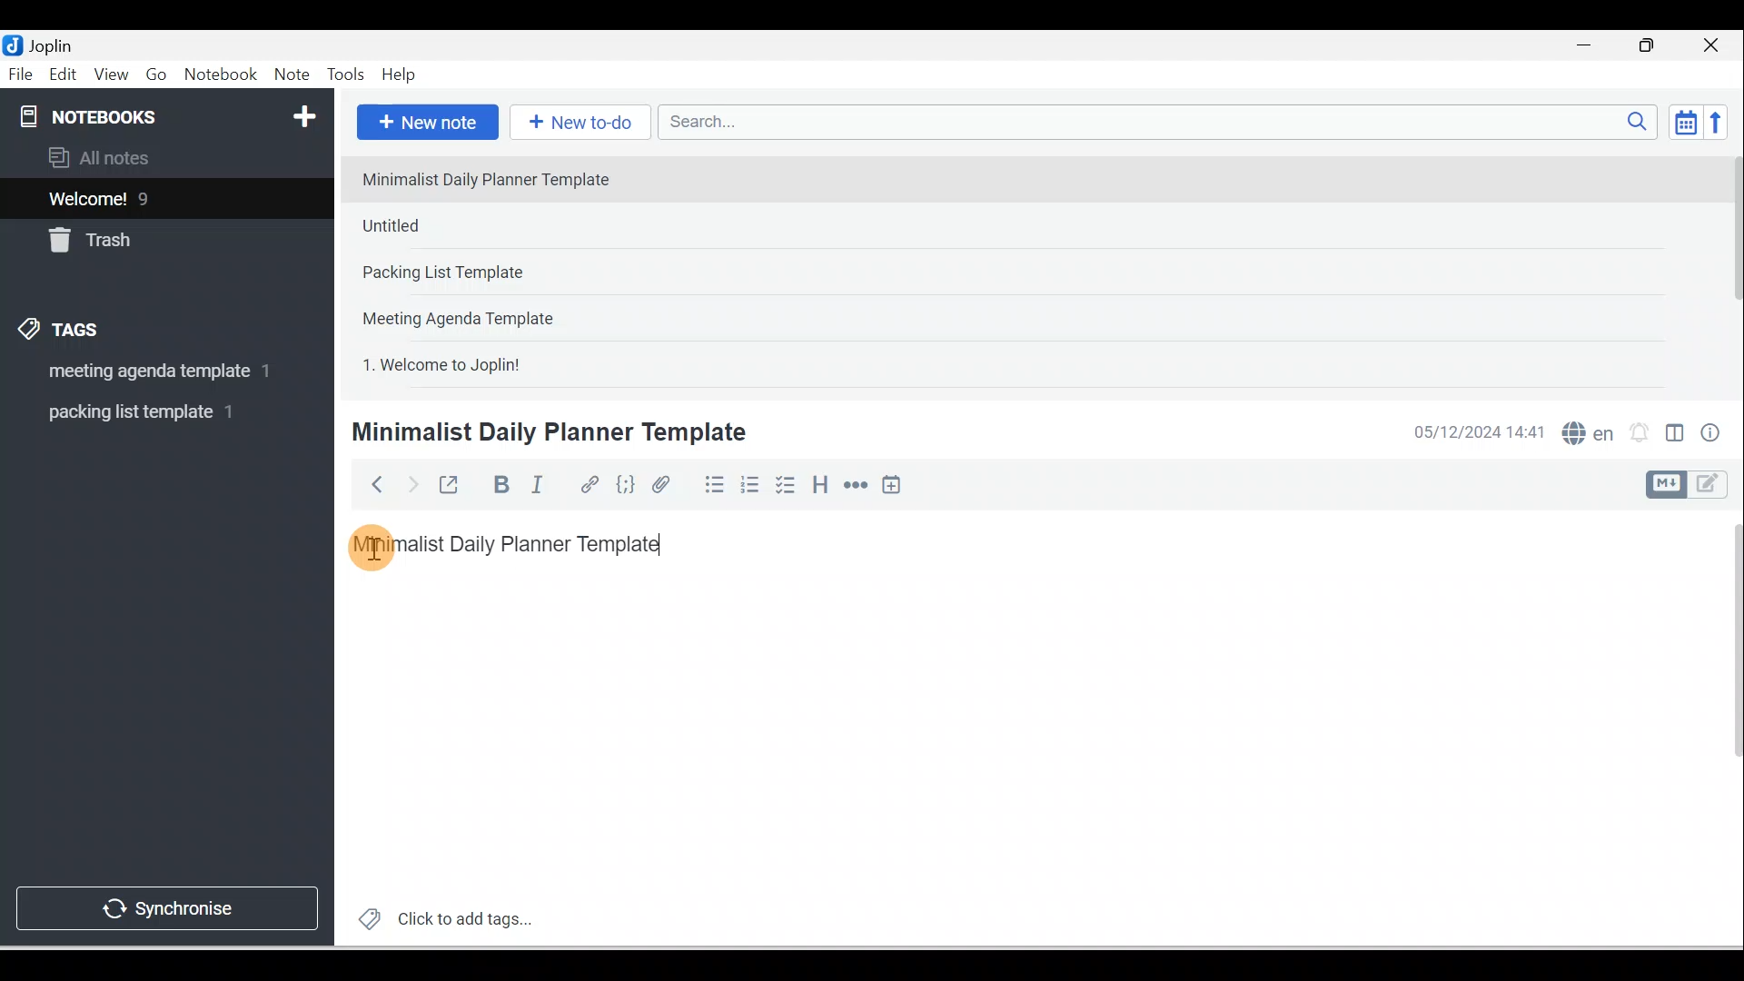 The width and height of the screenshot is (1744, 981). Describe the element at coordinates (500, 273) in the screenshot. I see `Note 3` at that location.